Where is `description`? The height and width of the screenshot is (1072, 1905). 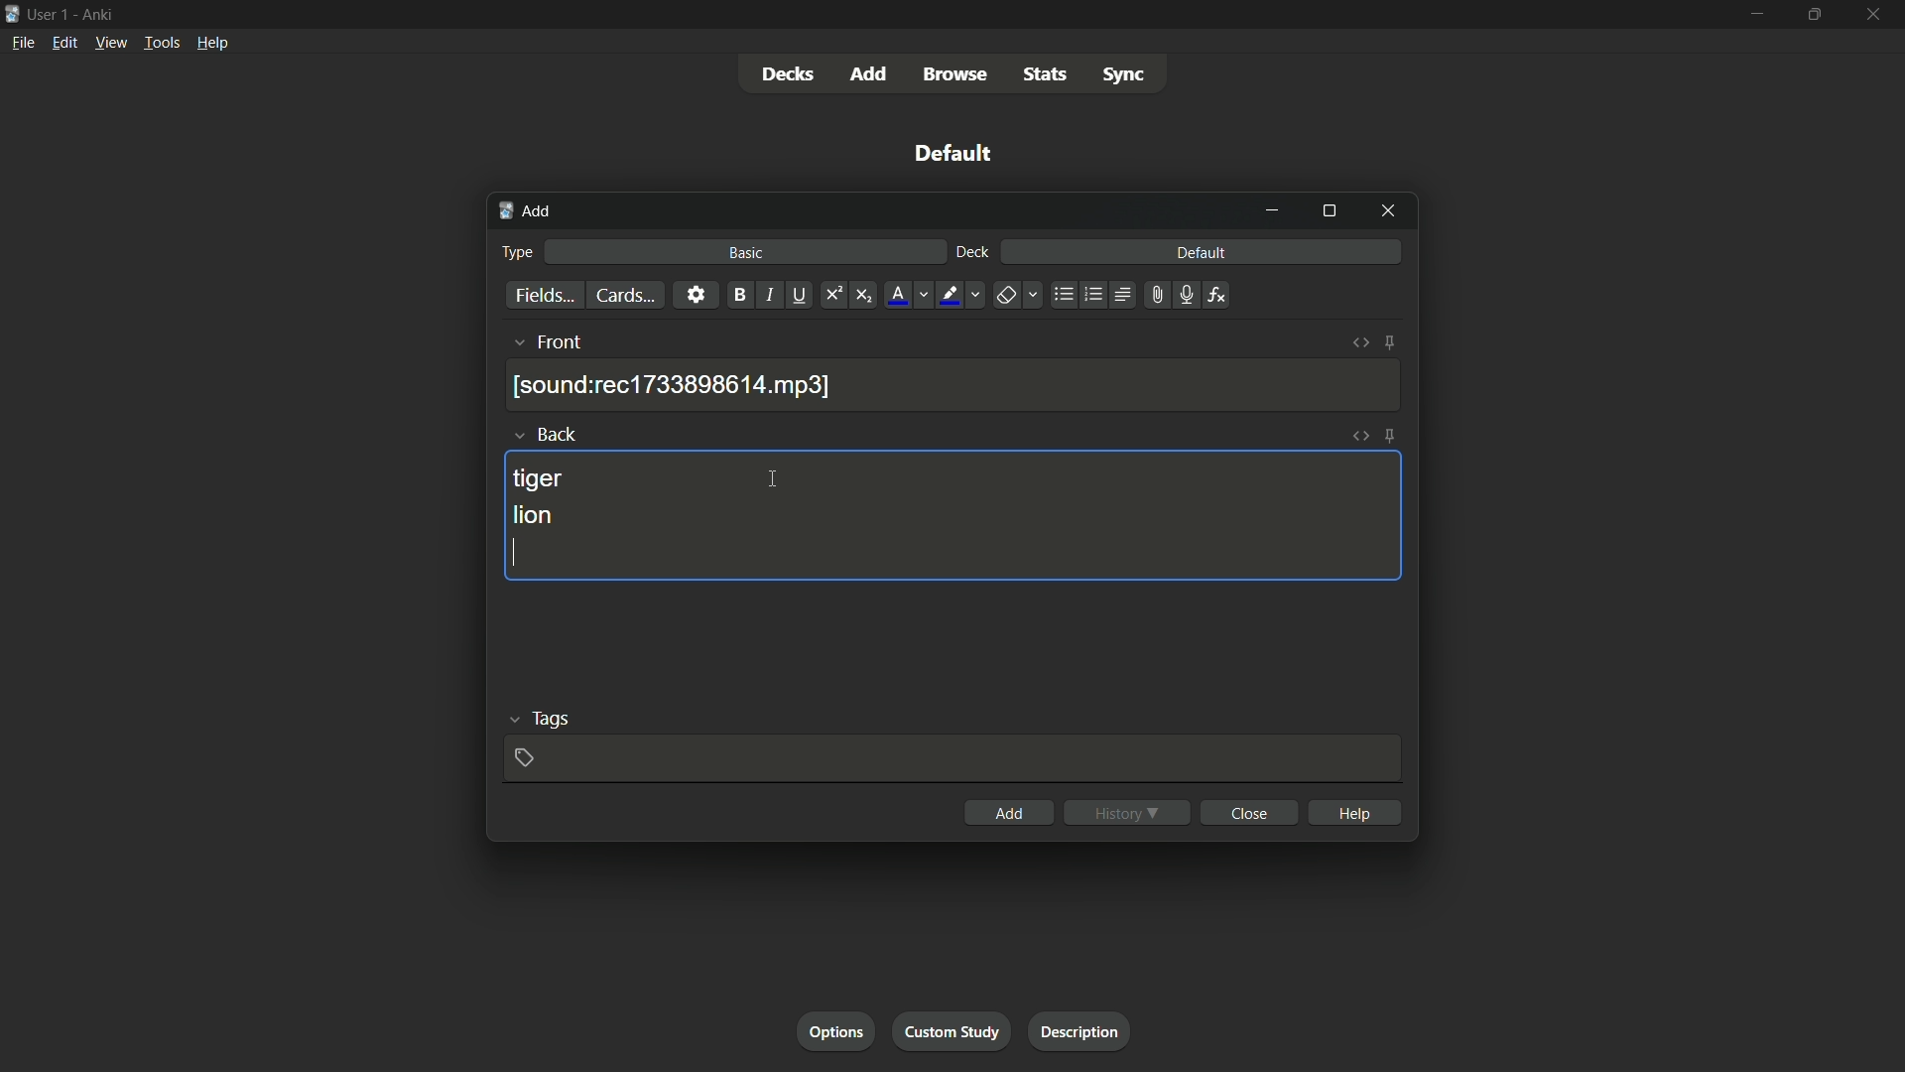
description is located at coordinates (1080, 1031).